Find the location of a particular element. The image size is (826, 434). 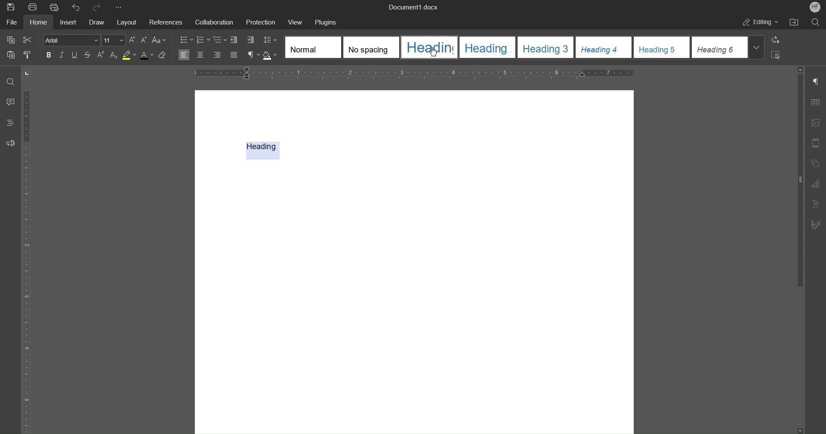

Justify is located at coordinates (234, 56).